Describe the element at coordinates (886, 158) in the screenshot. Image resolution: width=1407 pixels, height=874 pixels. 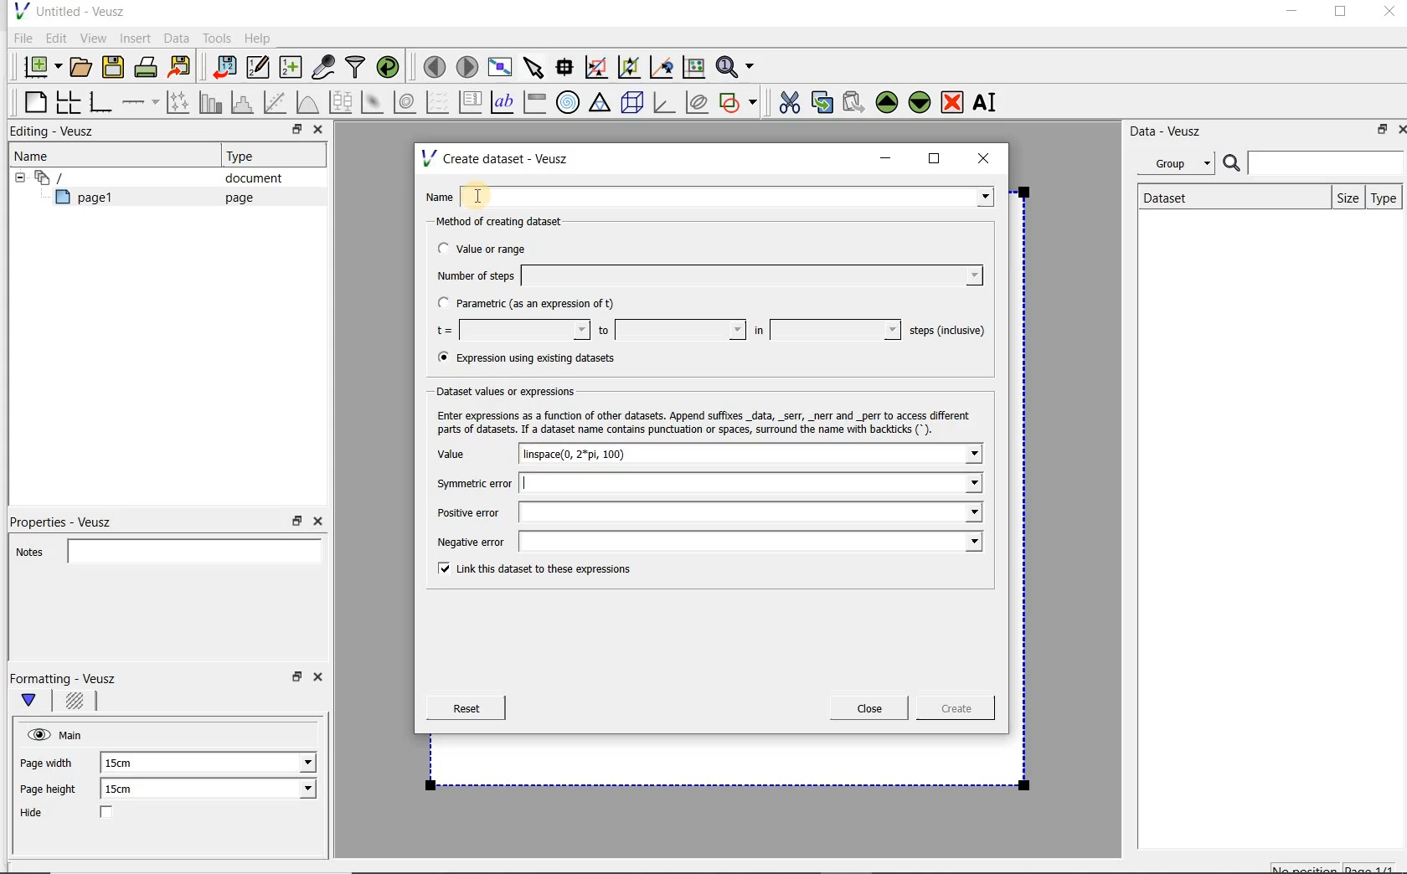
I see `minimize` at that location.